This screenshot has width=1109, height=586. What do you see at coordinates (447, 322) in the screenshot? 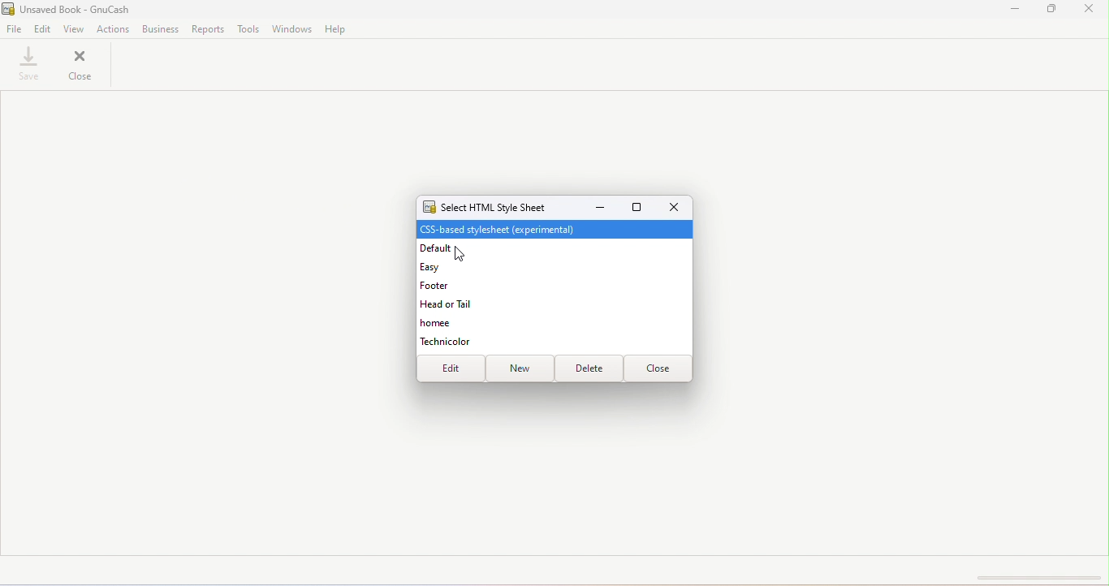
I see `Homee` at bounding box center [447, 322].